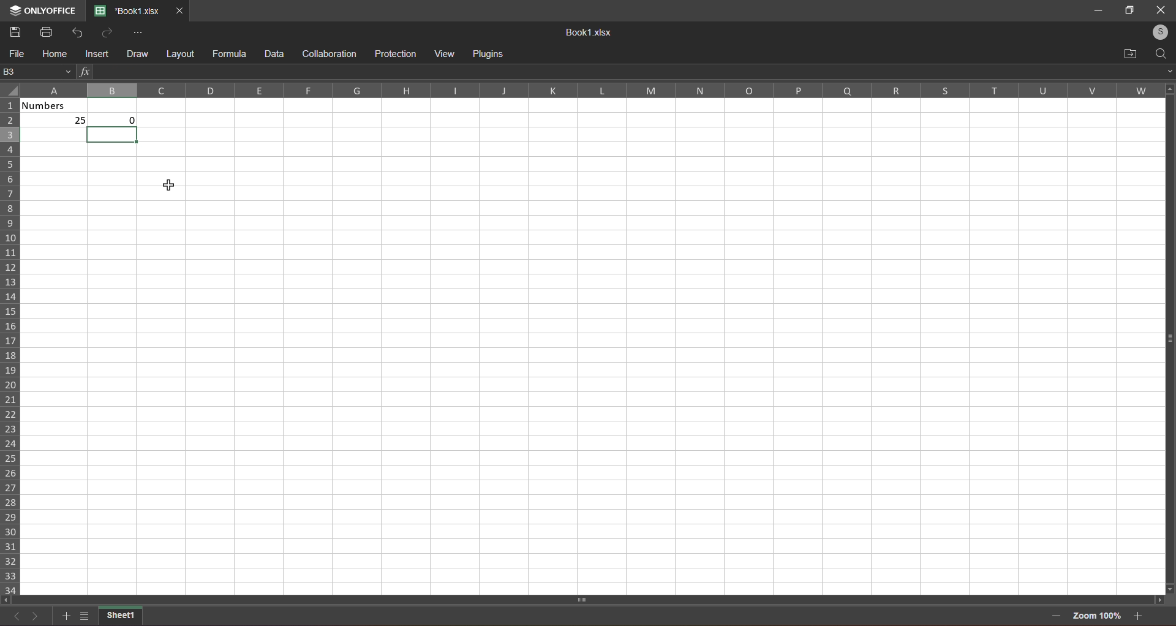 This screenshot has width=1176, height=626. I want to click on view, so click(447, 53).